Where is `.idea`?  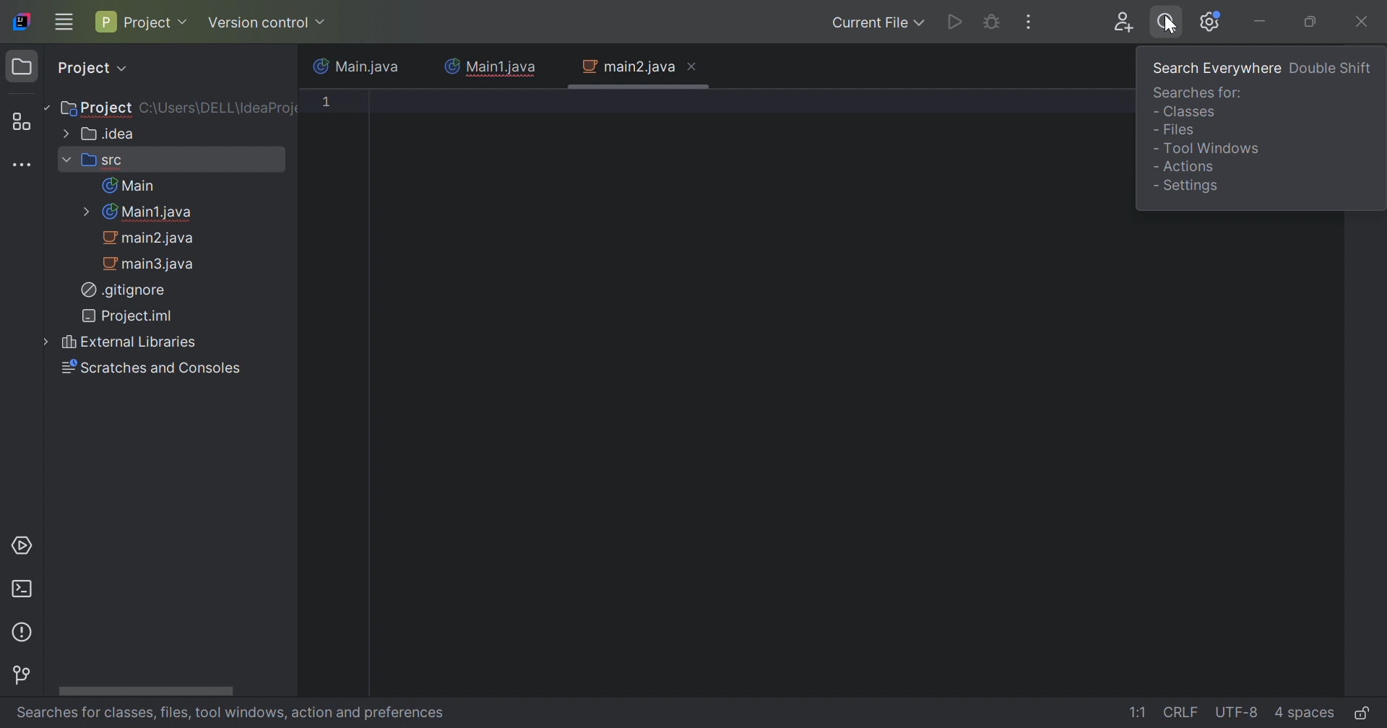
.idea is located at coordinates (98, 133).